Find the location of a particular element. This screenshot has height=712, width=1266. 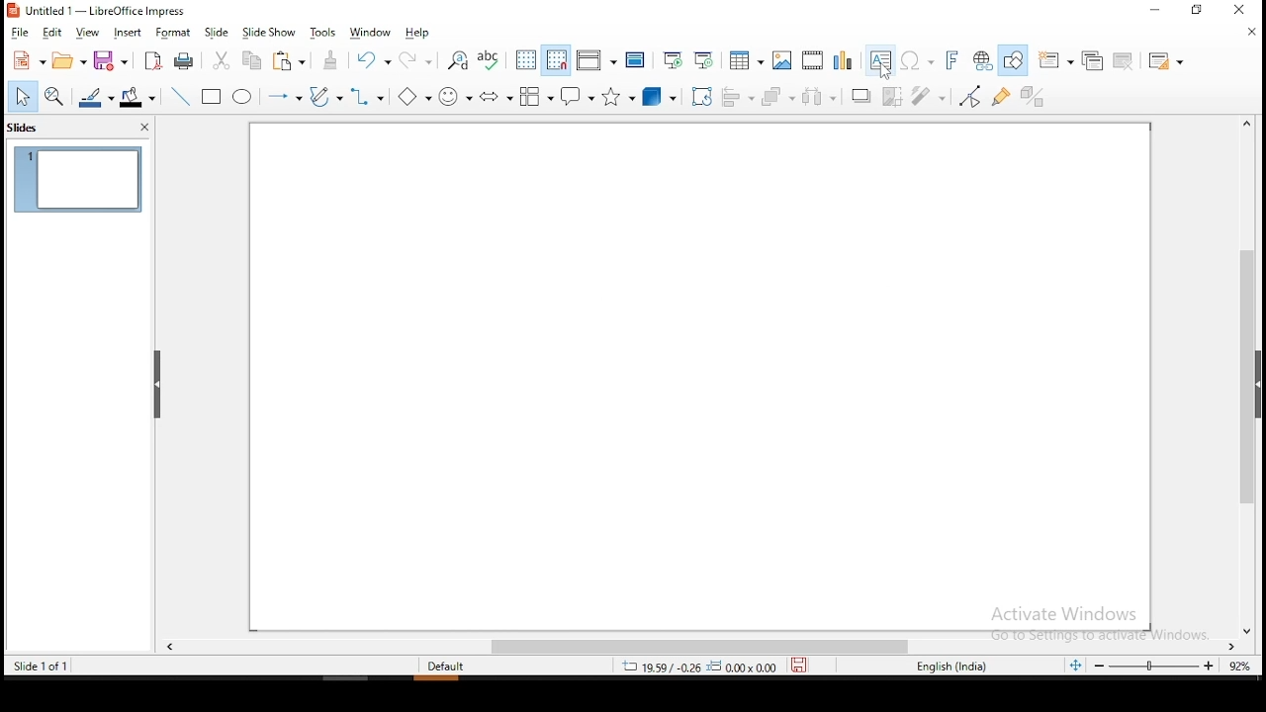

insert hyperlink is located at coordinates (983, 60).